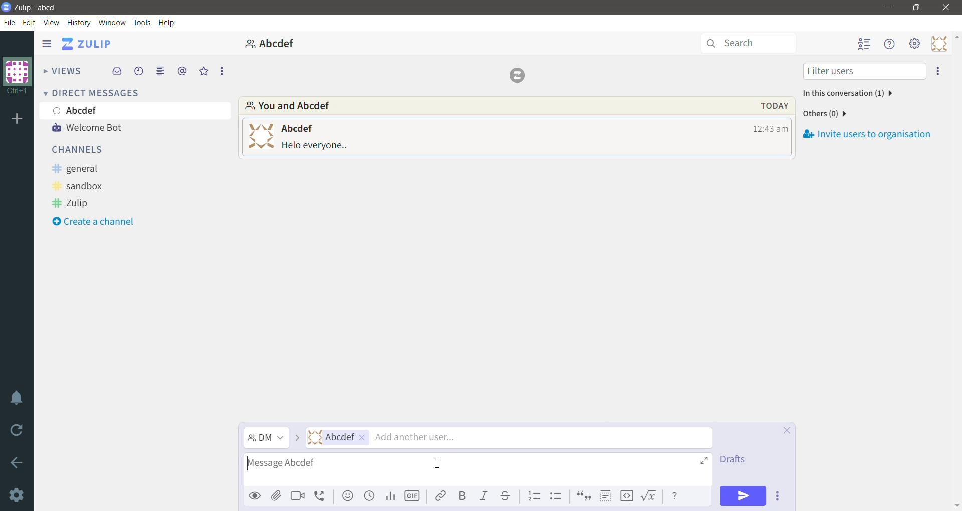 The height and width of the screenshot is (511, 962). What do you see at coordinates (139, 71) in the screenshot?
I see `Recent Conversations` at bounding box center [139, 71].